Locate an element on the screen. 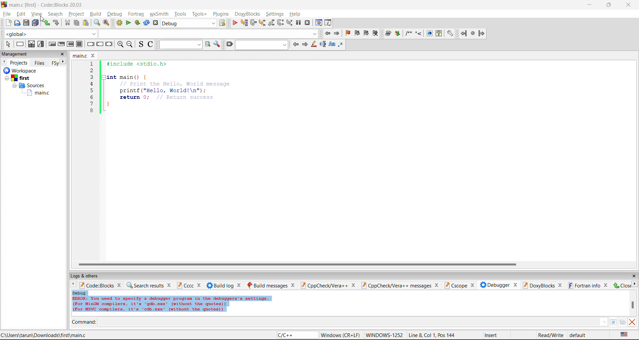 This screenshot has width=639, height=340. instruction is located at coordinates (20, 44).